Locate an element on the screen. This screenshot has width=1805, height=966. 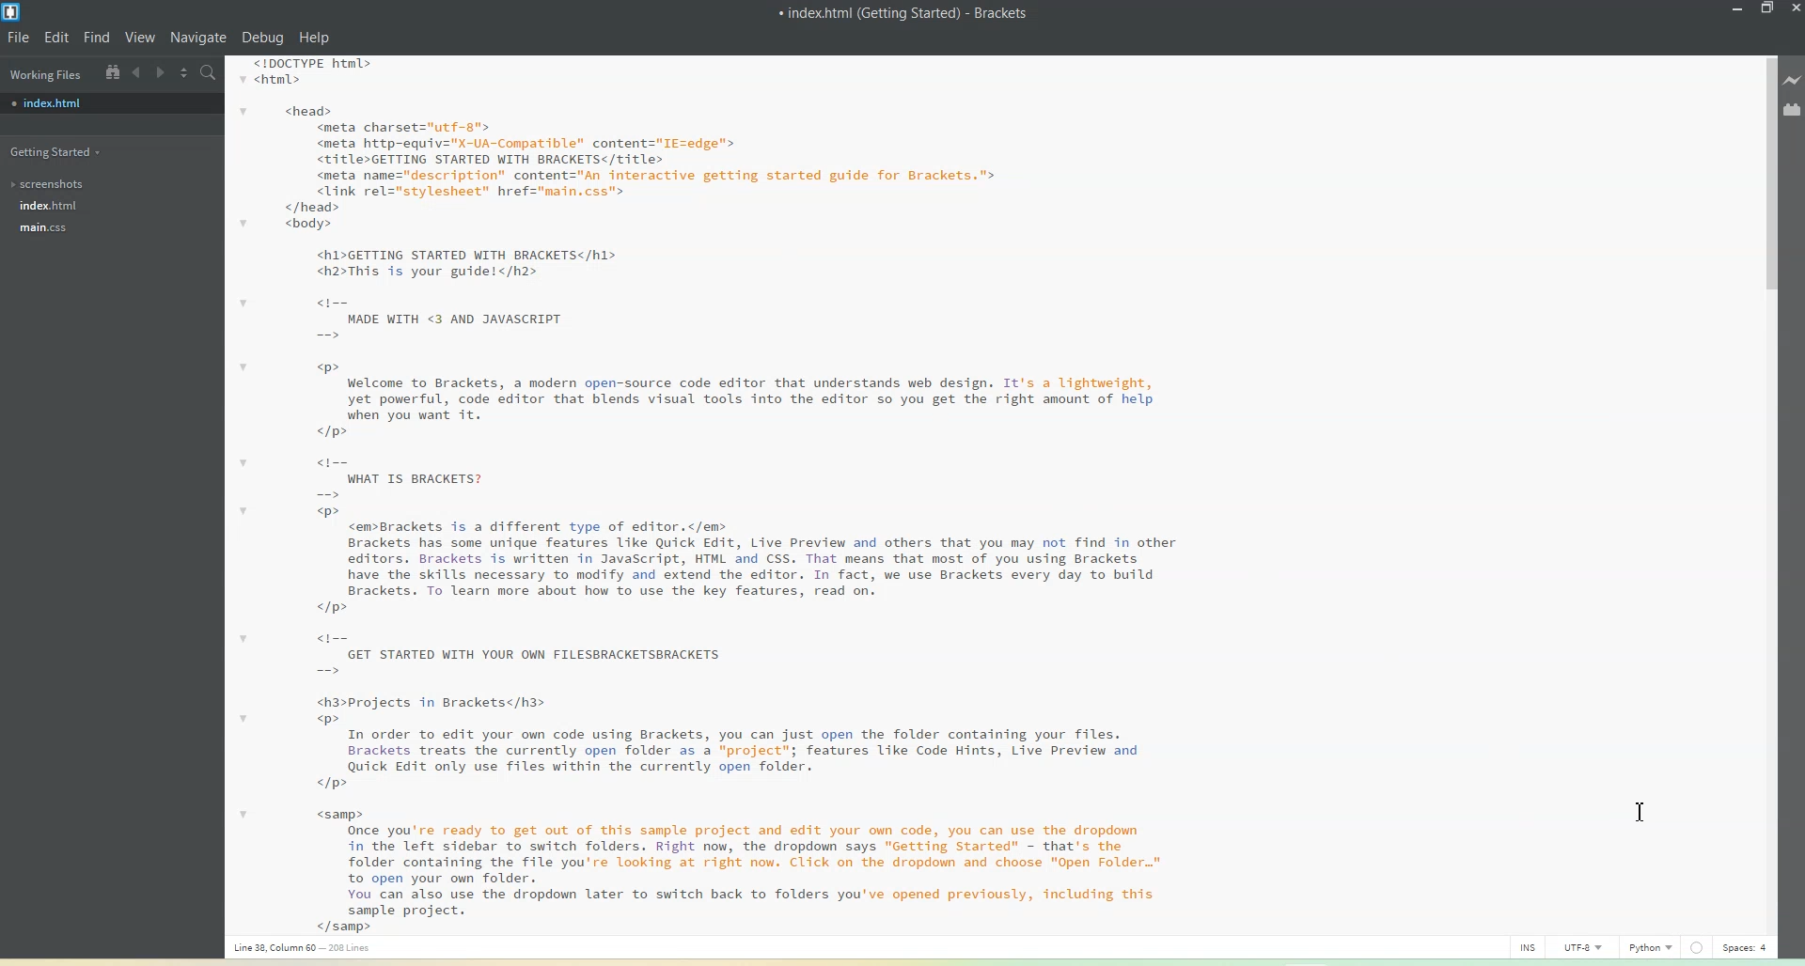
HTML is located at coordinates (1654, 946).